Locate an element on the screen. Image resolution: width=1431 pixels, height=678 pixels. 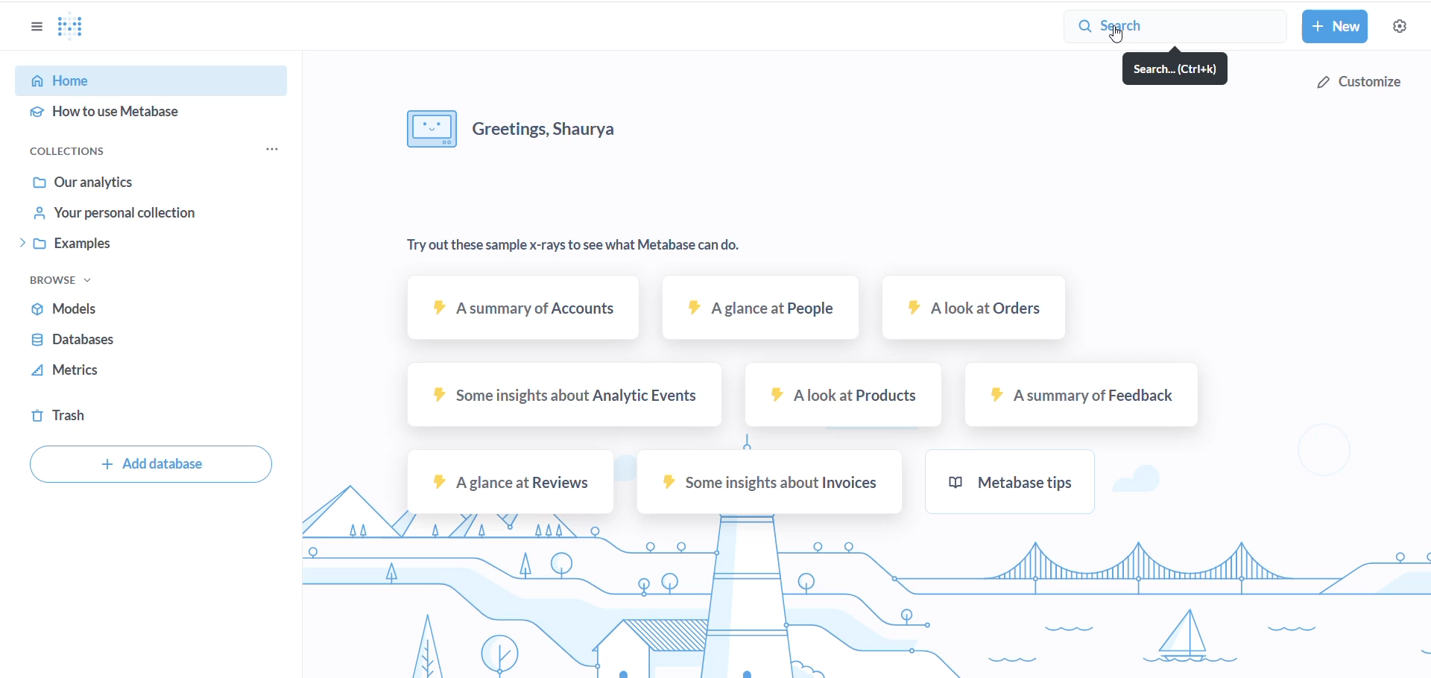
SEARCH BUTTON is located at coordinates (1175, 27).